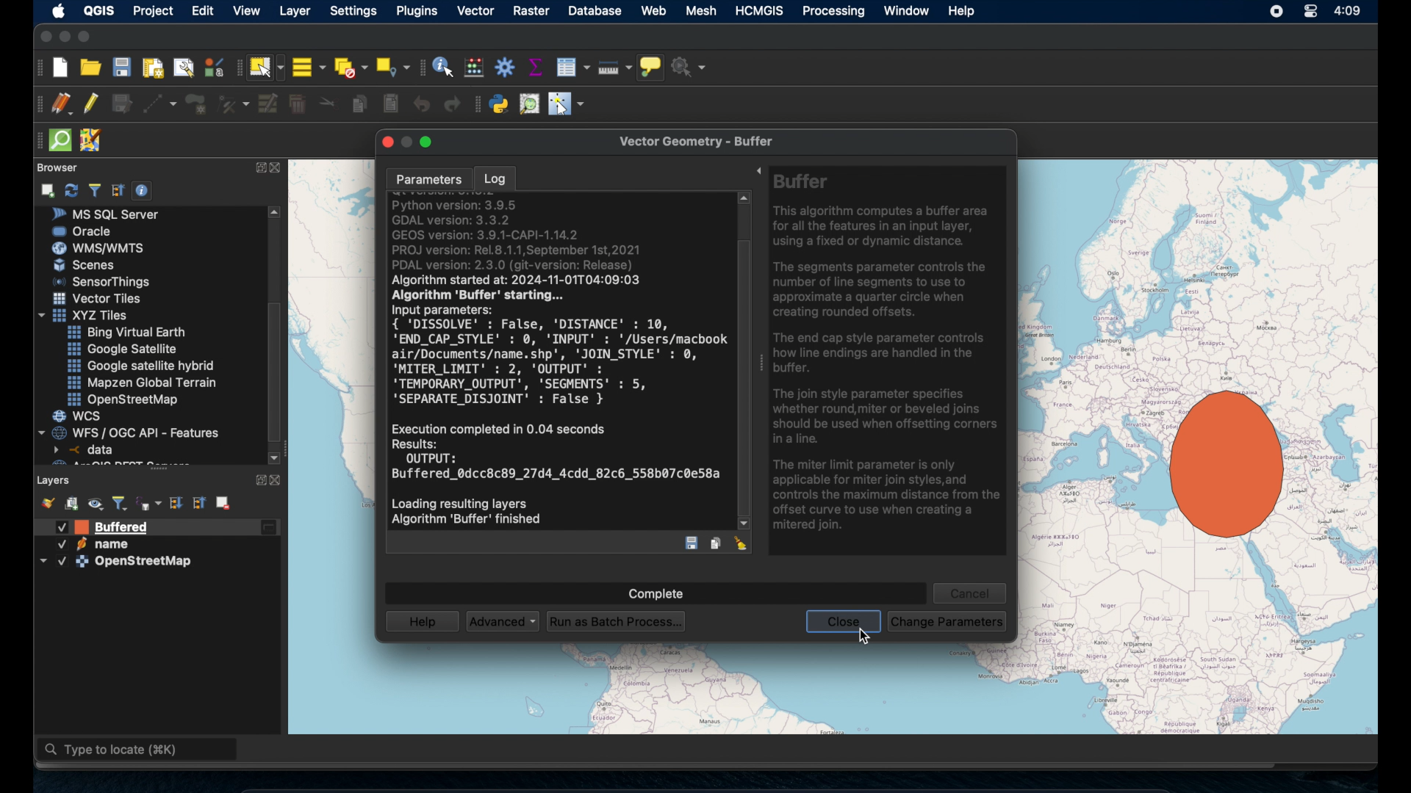 The width and height of the screenshot is (1411, 793). I want to click on scroll up arrow, so click(276, 211).